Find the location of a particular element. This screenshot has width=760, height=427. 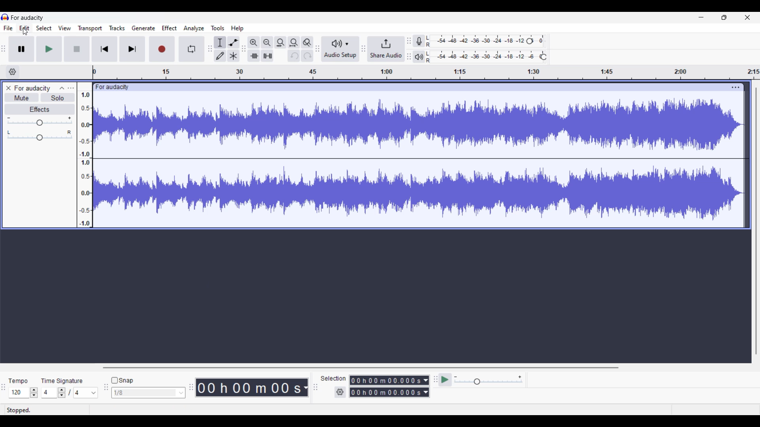

Current status of track is located at coordinates (19, 410).